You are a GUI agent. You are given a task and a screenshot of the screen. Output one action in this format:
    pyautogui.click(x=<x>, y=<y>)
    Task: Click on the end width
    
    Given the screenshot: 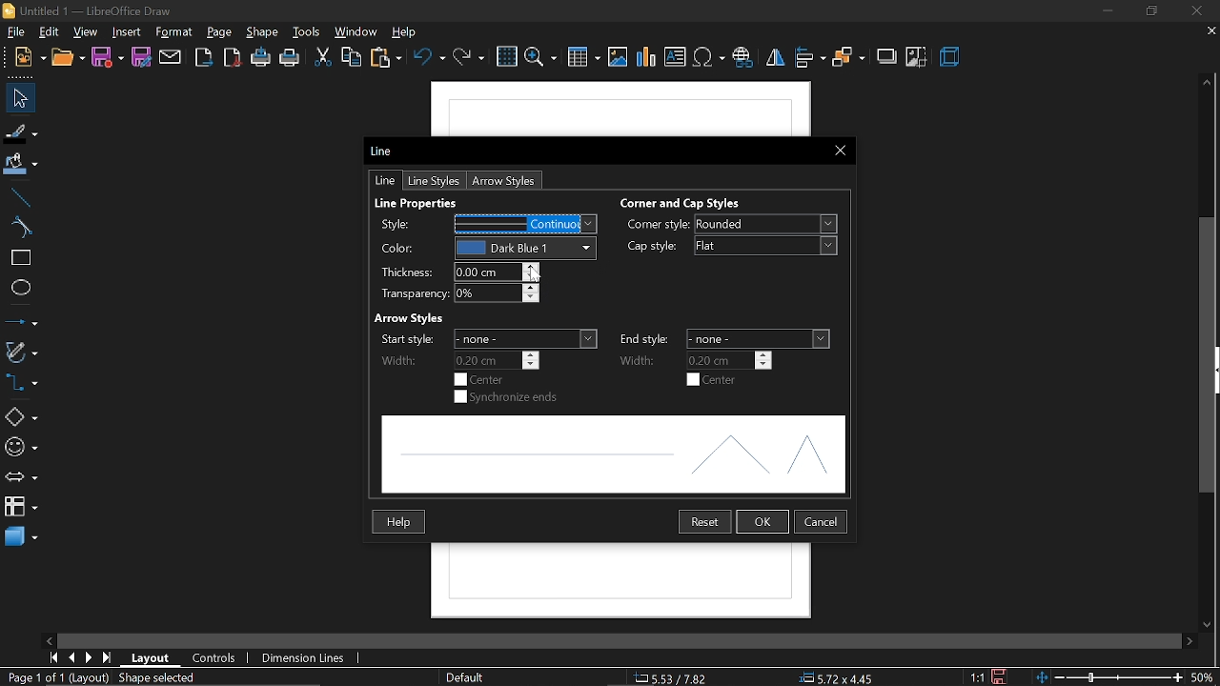 What is the action you would take?
    pyautogui.click(x=730, y=359)
    